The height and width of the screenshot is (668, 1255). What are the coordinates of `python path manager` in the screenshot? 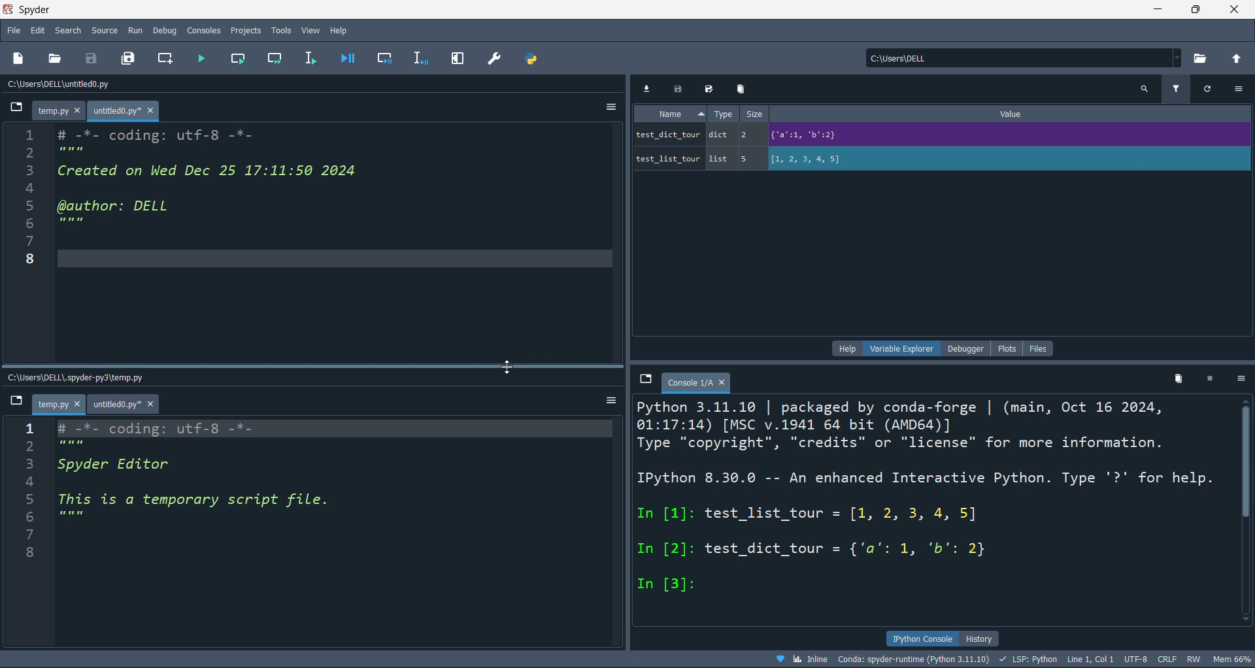 It's located at (529, 59).